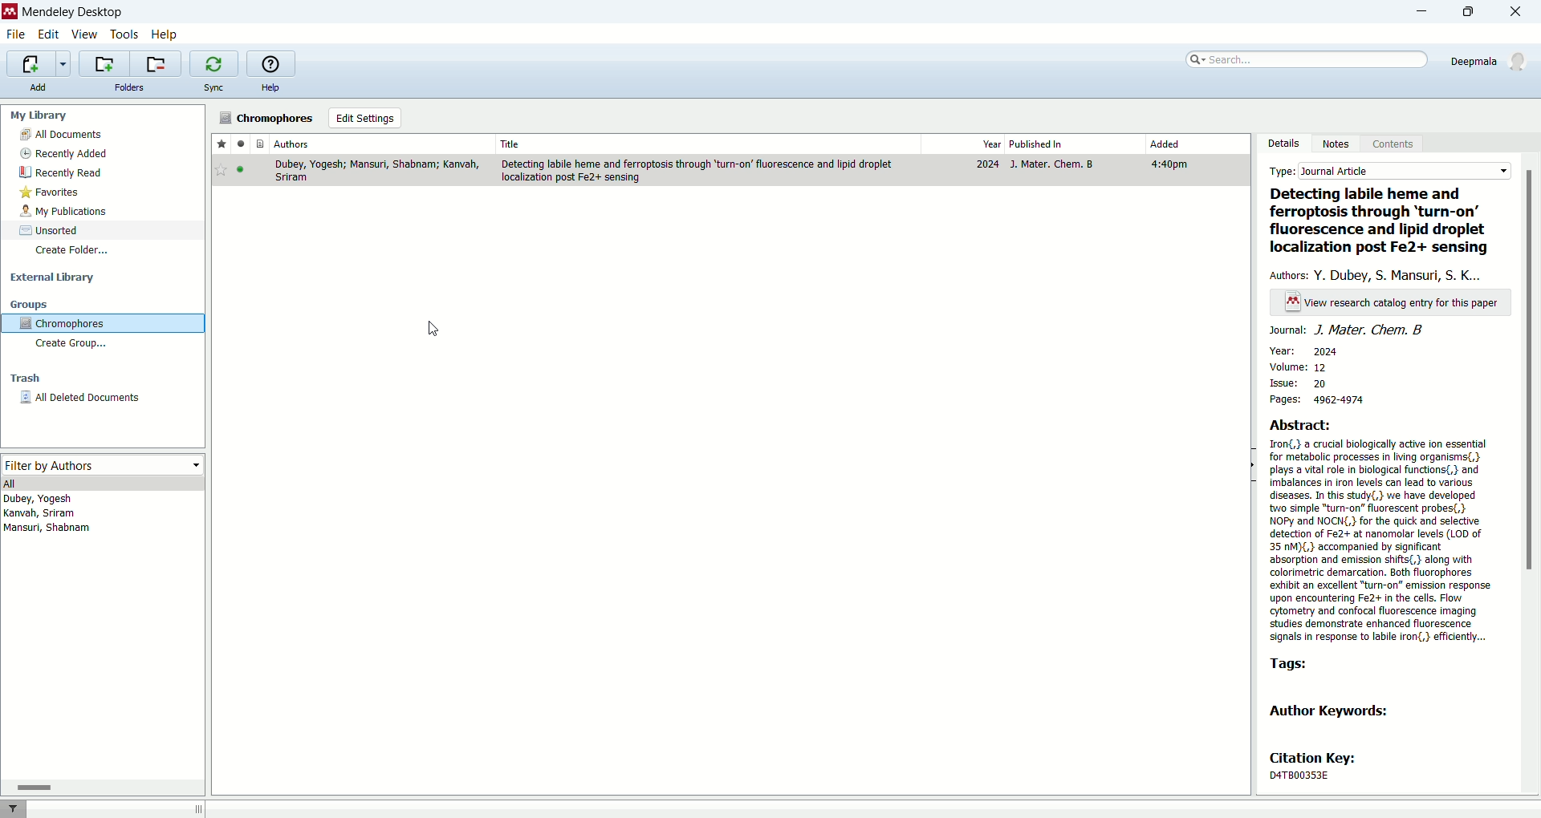 This screenshot has height=818, width=1541. What do you see at coordinates (733, 170) in the screenshot?
I see `research paper` at bounding box center [733, 170].